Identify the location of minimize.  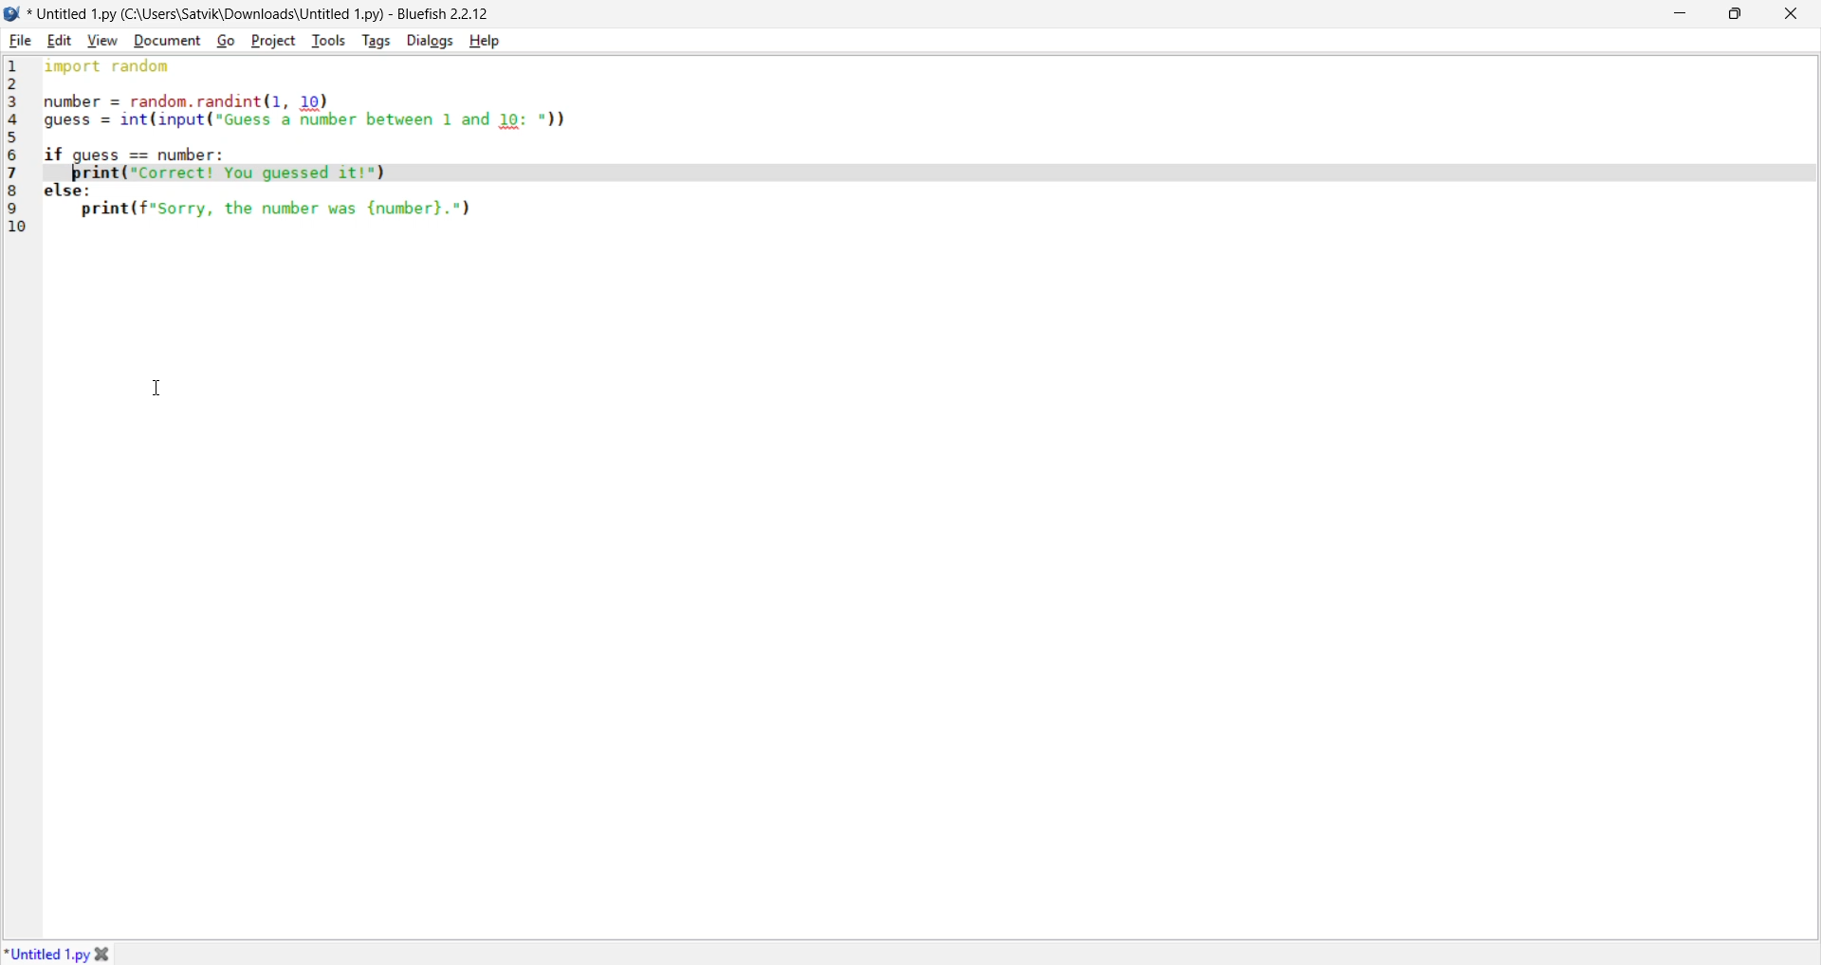
(1678, 15).